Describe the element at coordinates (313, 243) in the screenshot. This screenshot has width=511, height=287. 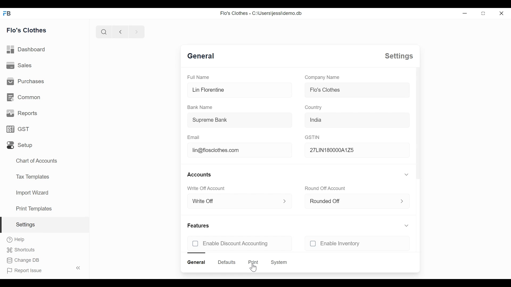
I see `checkbox` at that location.